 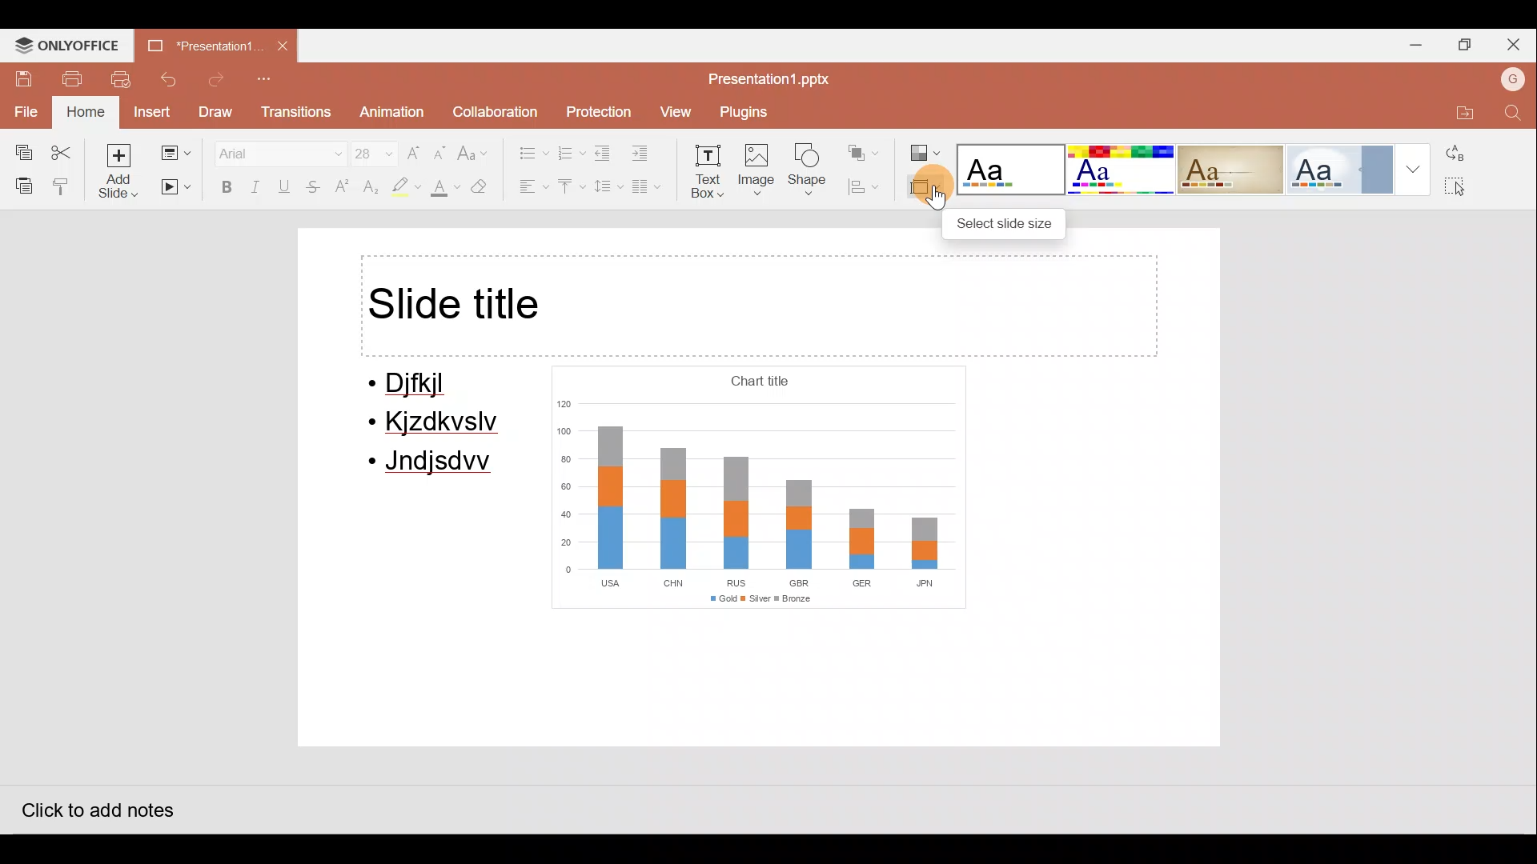 I want to click on Save, so click(x=18, y=74).